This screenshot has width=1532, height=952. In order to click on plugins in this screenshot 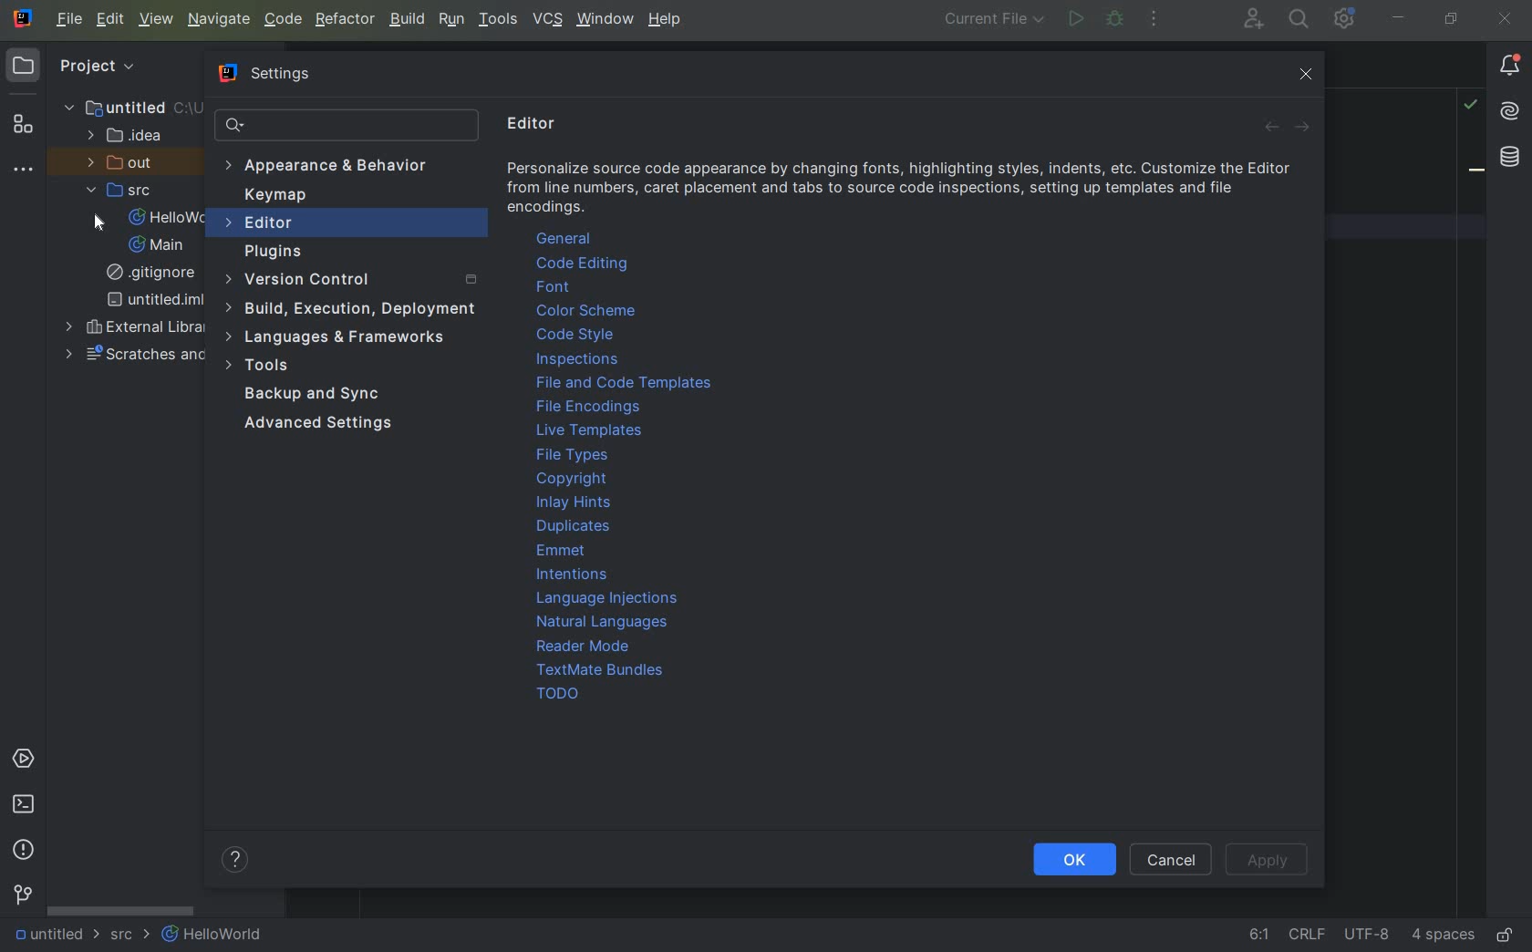, I will do `click(261, 253)`.